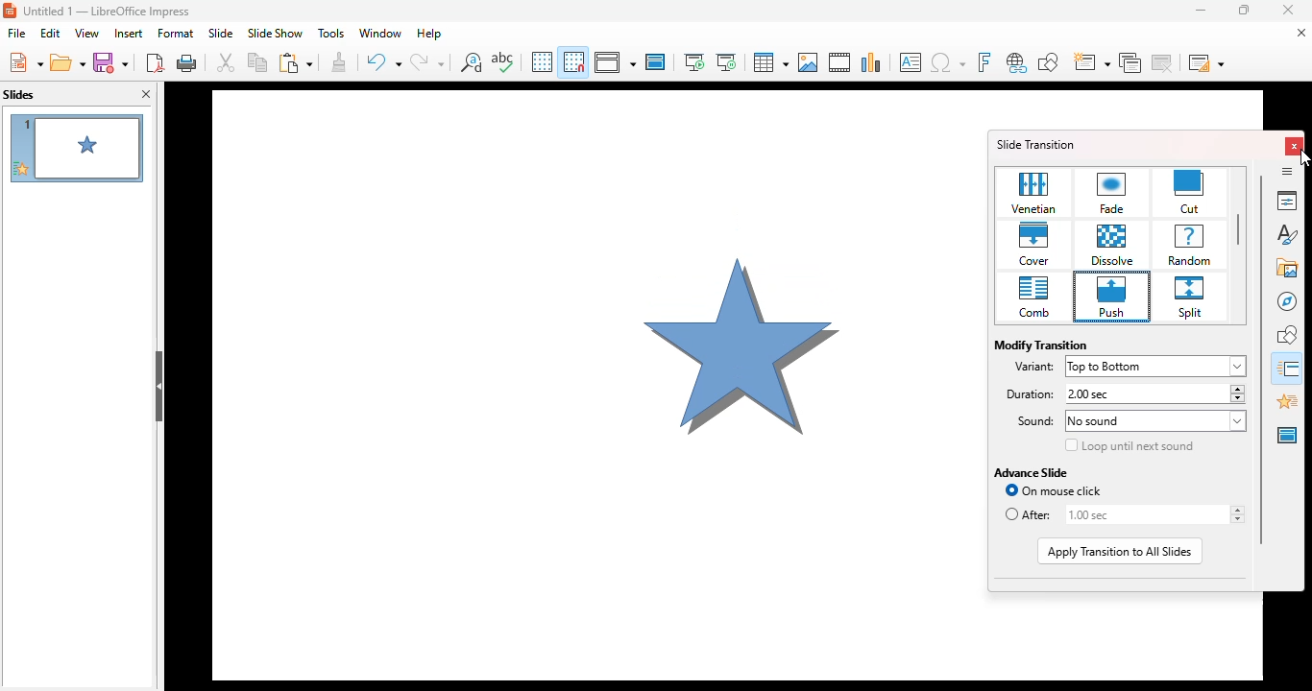 The image size is (1312, 691). I want to click on random, so click(1188, 246).